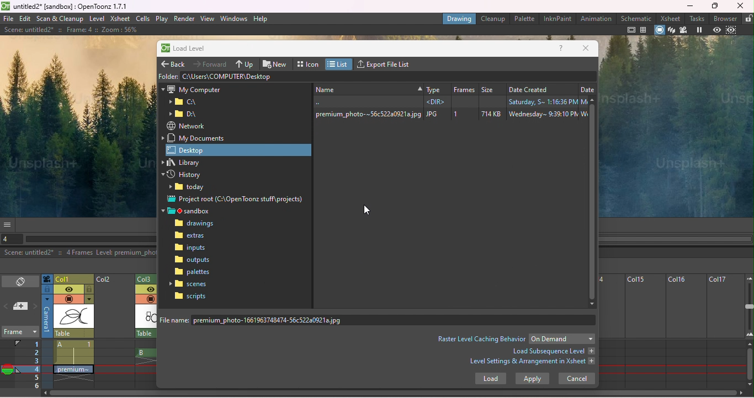  Describe the element at coordinates (21, 282) in the screenshot. I see `Toggle Xsheet/Timeline` at that location.